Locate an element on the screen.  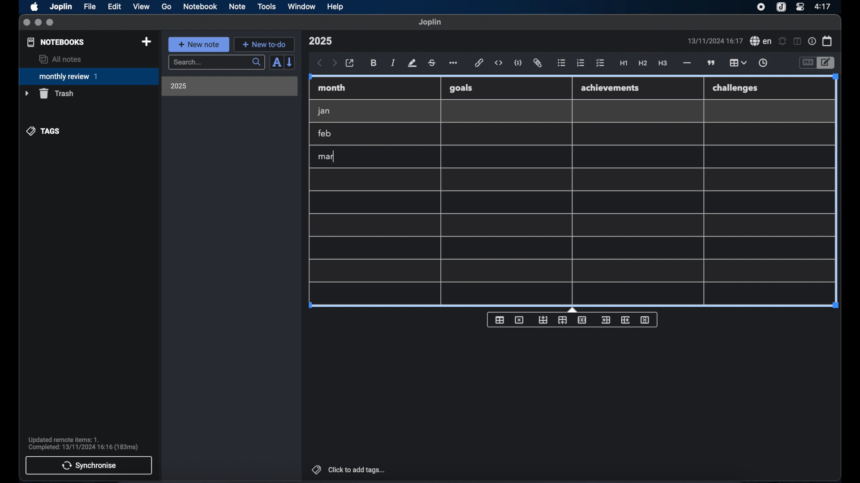
time is located at coordinates (824, 6).